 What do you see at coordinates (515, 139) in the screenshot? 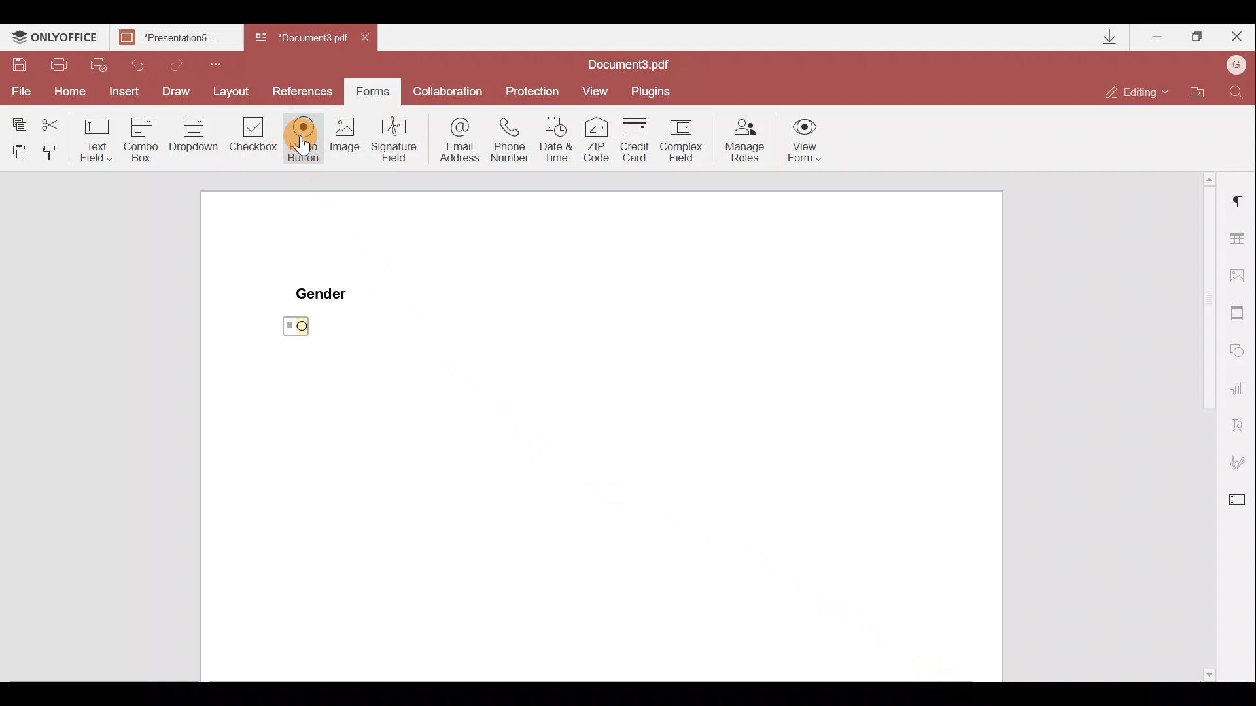
I see `Phone number` at bounding box center [515, 139].